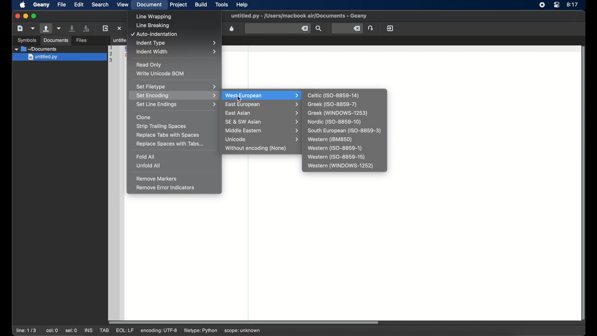 This screenshot has height=336, width=597. I want to click on clone, so click(144, 117).